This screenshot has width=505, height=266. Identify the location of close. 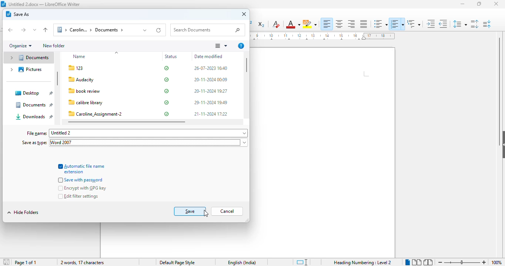
(244, 14).